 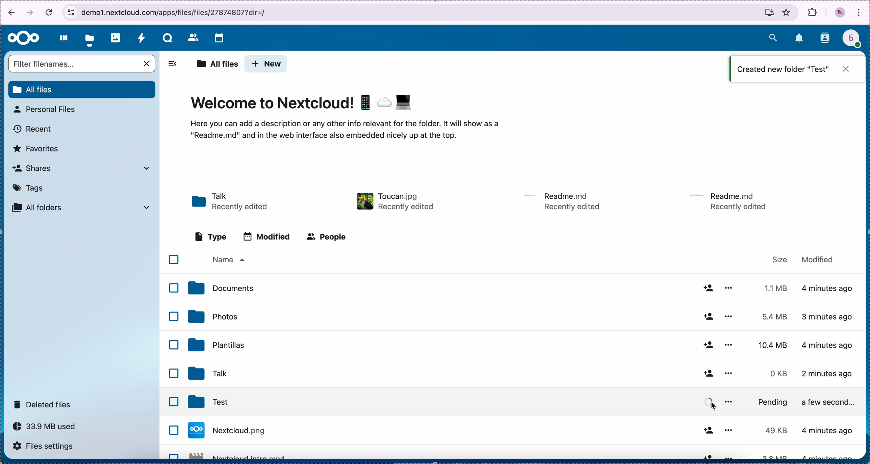 What do you see at coordinates (48, 428) in the screenshot?
I see `capacity` at bounding box center [48, 428].